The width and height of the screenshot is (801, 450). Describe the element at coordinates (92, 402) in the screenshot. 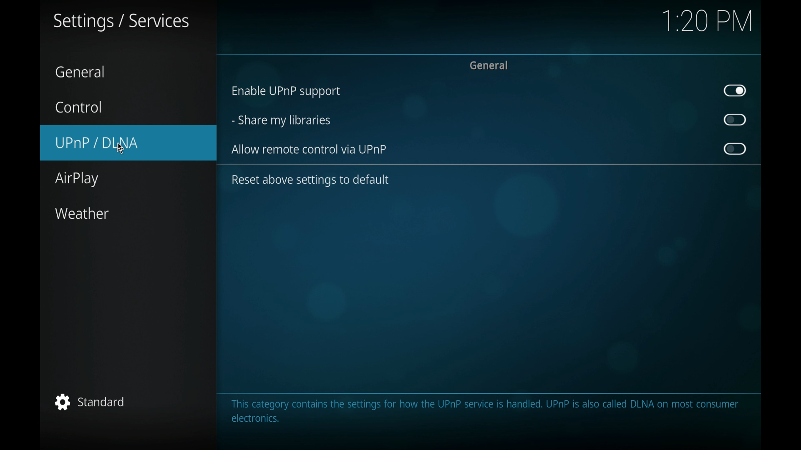

I see `standard` at that location.